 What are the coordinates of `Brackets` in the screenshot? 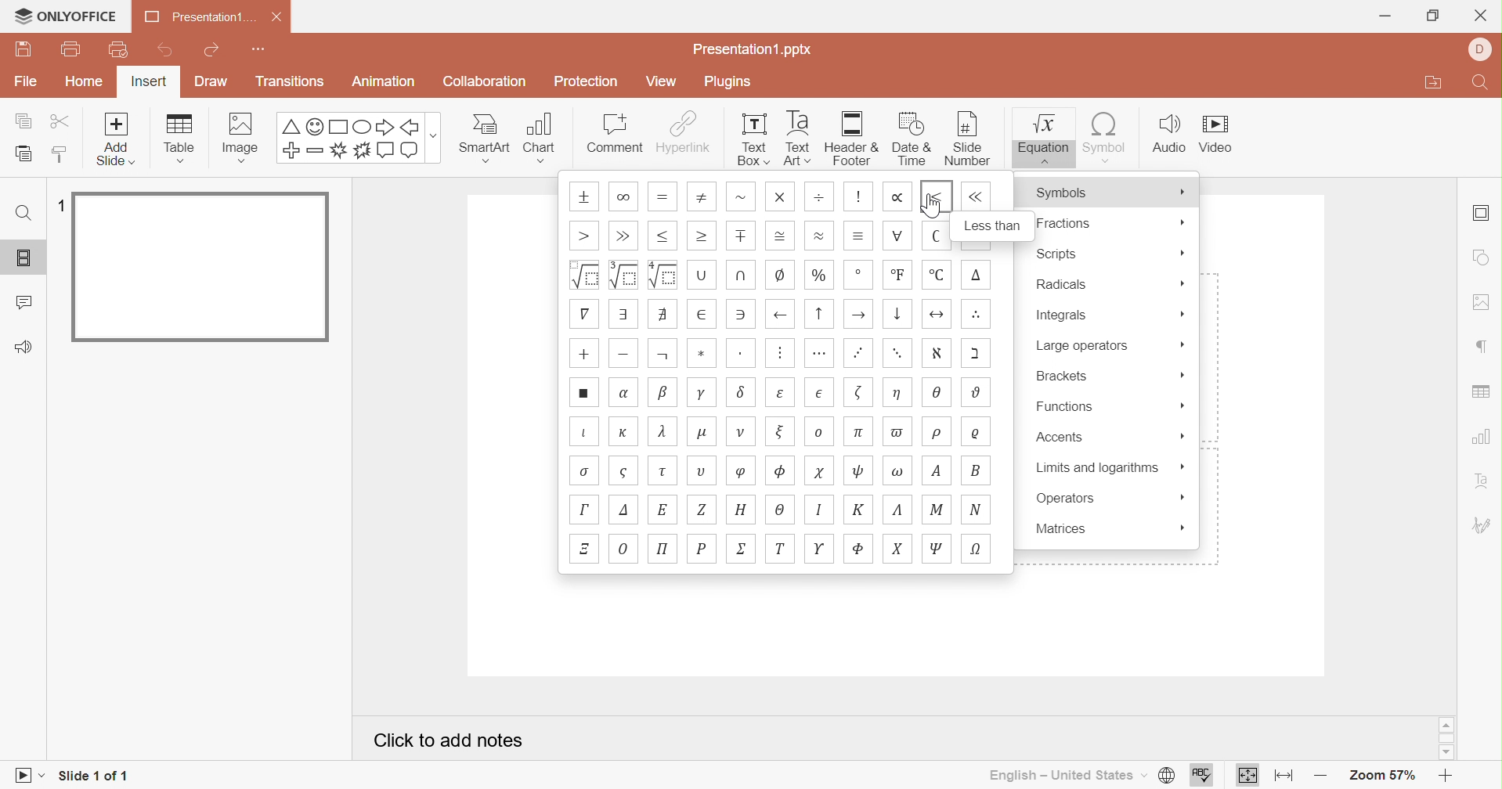 It's located at (1107, 373).